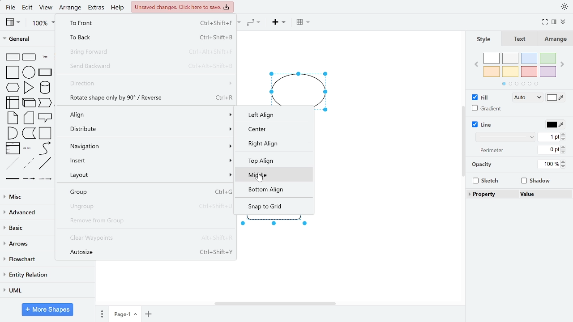 The height and width of the screenshot is (322, 573). Describe the element at coordinates (125, 314) in the screenshot. I see `Page-1` at that location.